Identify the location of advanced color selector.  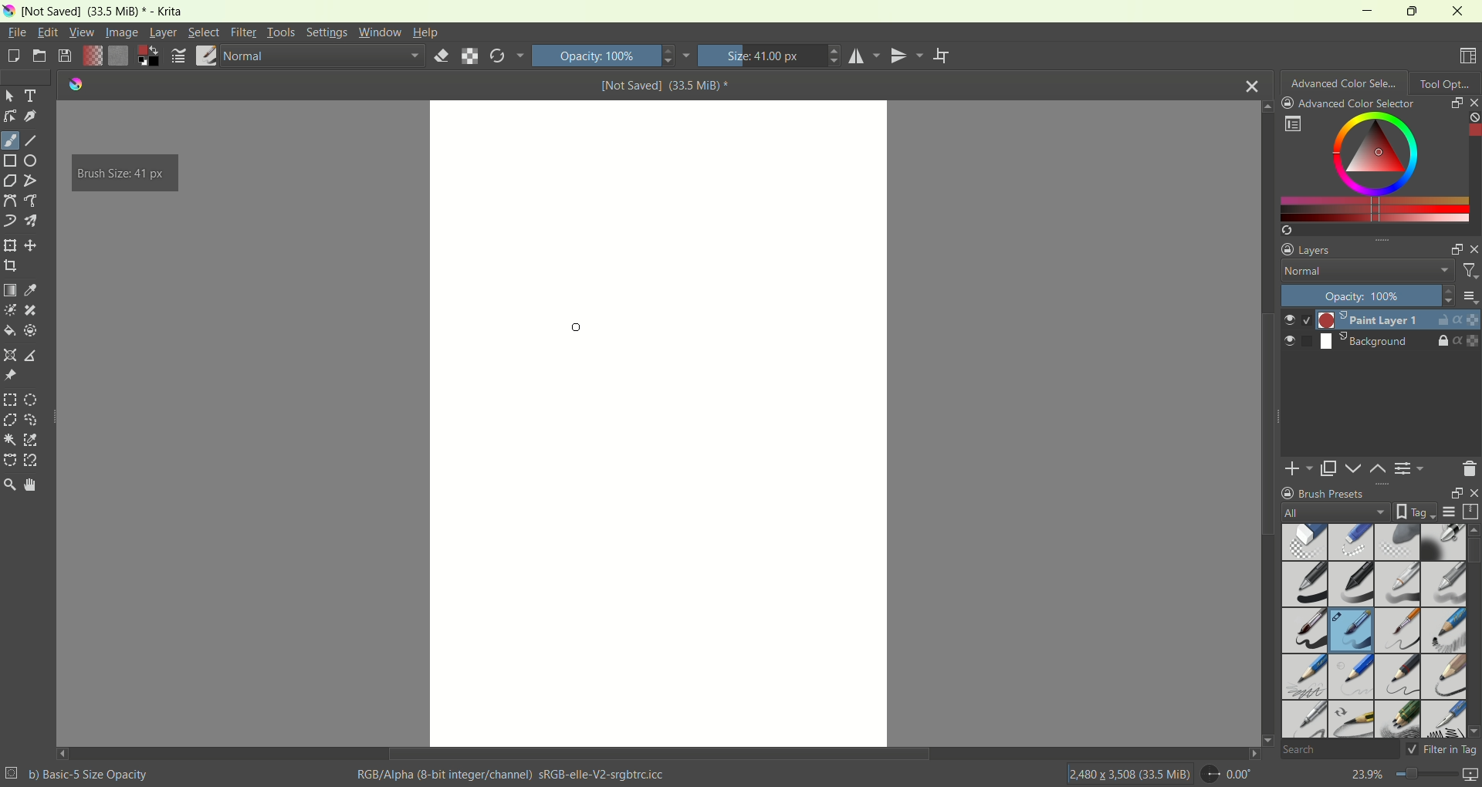
(1348, 103).